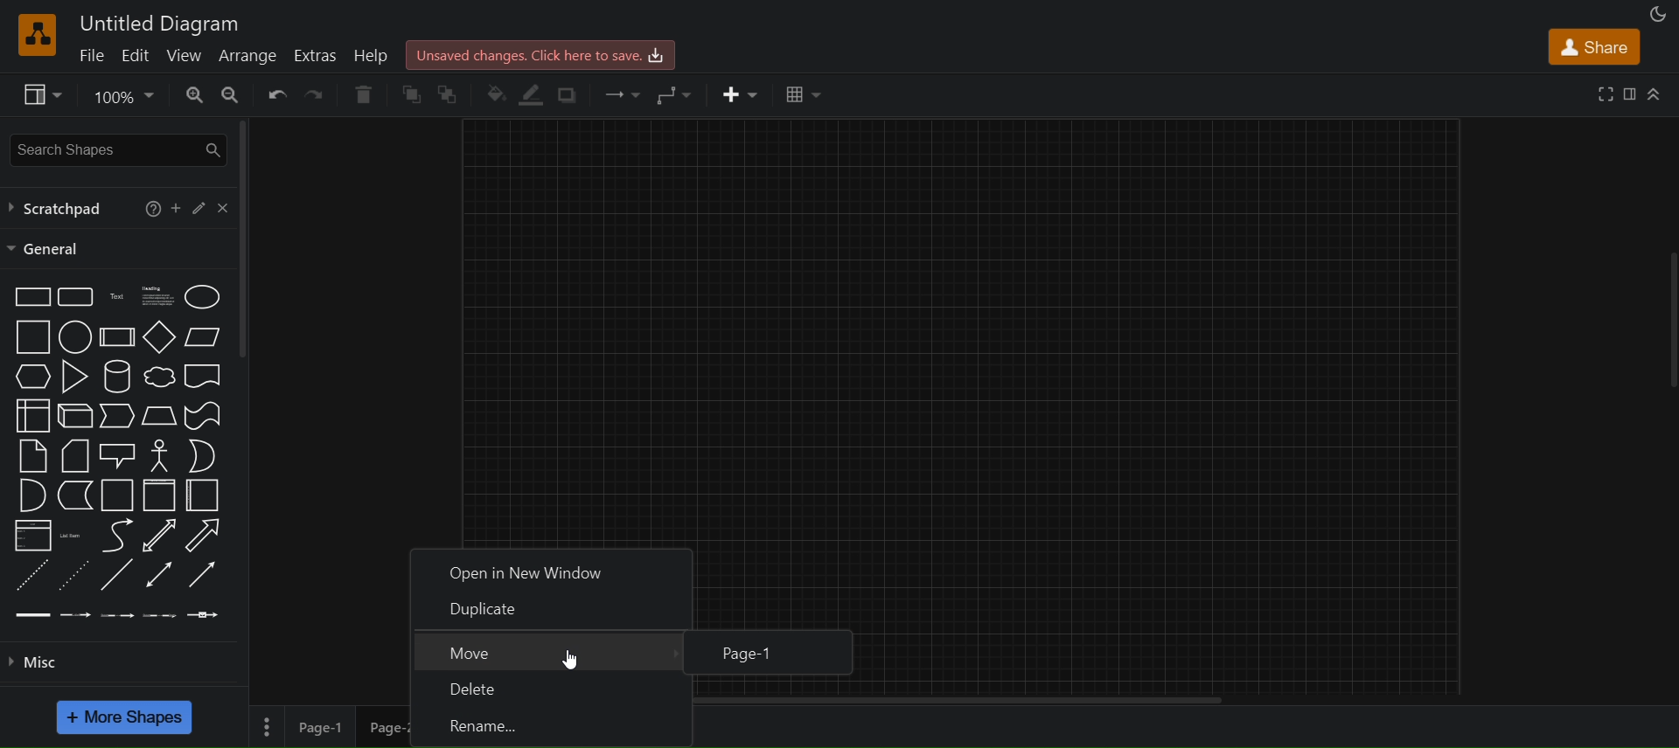 This screenshot has width=1679, height=748. What do you see at coordinates (322, 727) in the screenshot?
I see `page 1` at bounding box center [322, 727].